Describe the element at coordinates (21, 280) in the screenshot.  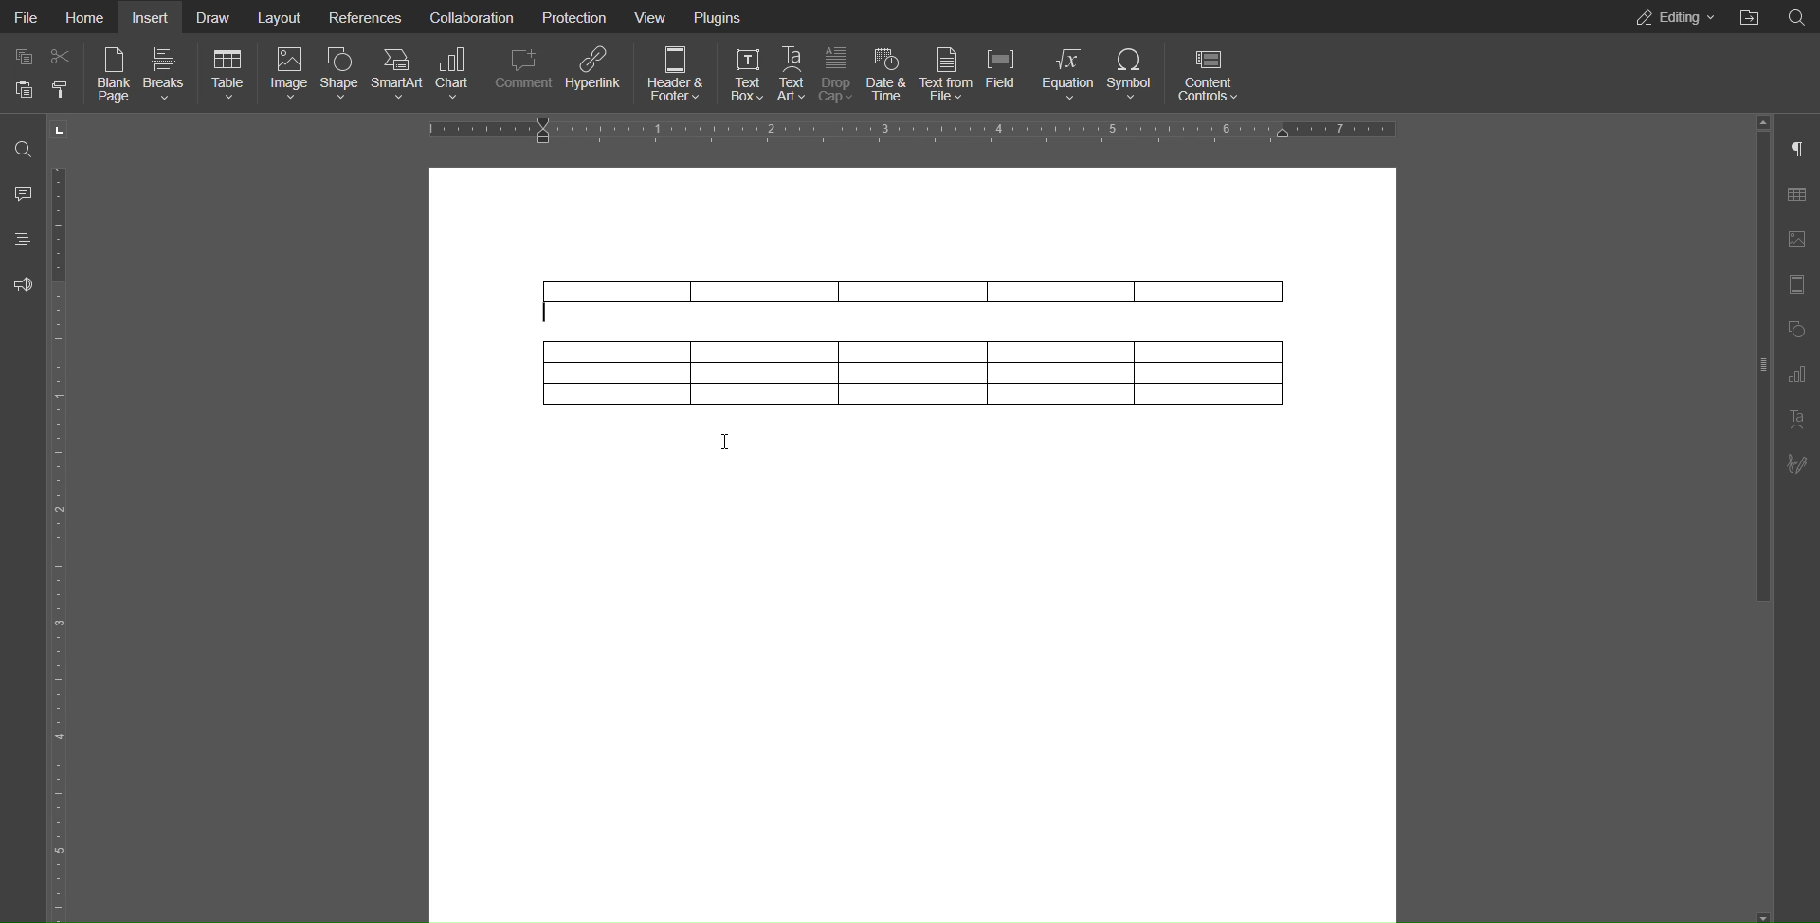
I see `Feedback and Support` at that location.